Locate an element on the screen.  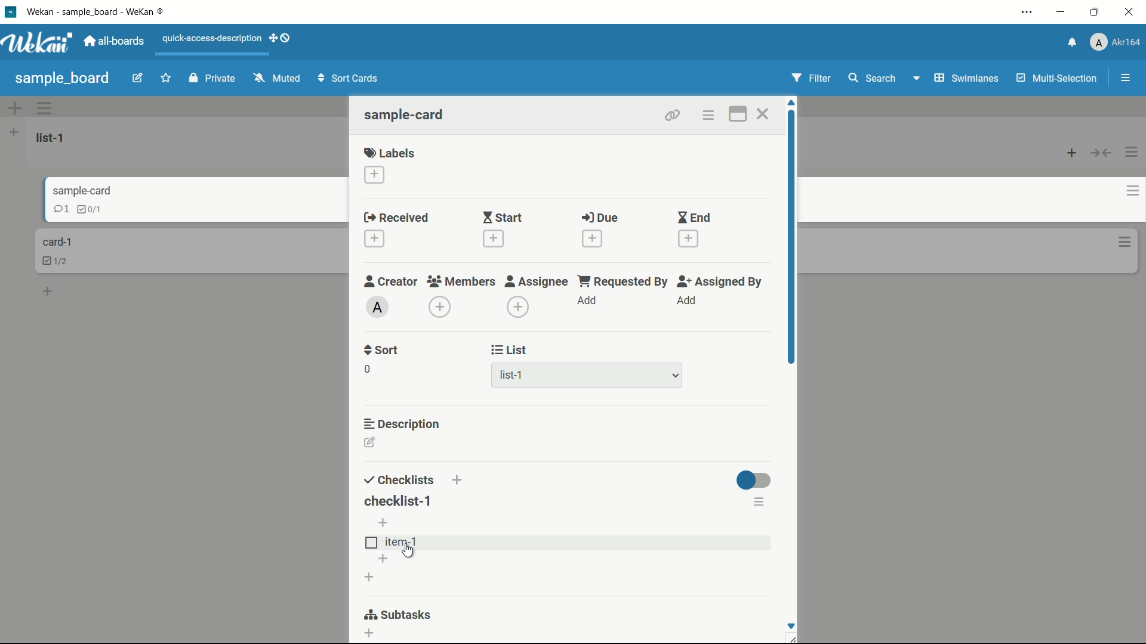
received is located at coordinates (397, 217).